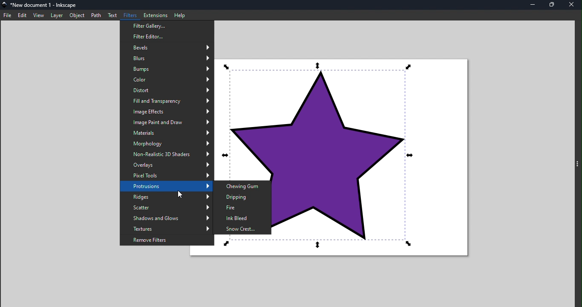 The width and height of the screenshot is (582, 307). I want to click on Distort, so click(167, 91).